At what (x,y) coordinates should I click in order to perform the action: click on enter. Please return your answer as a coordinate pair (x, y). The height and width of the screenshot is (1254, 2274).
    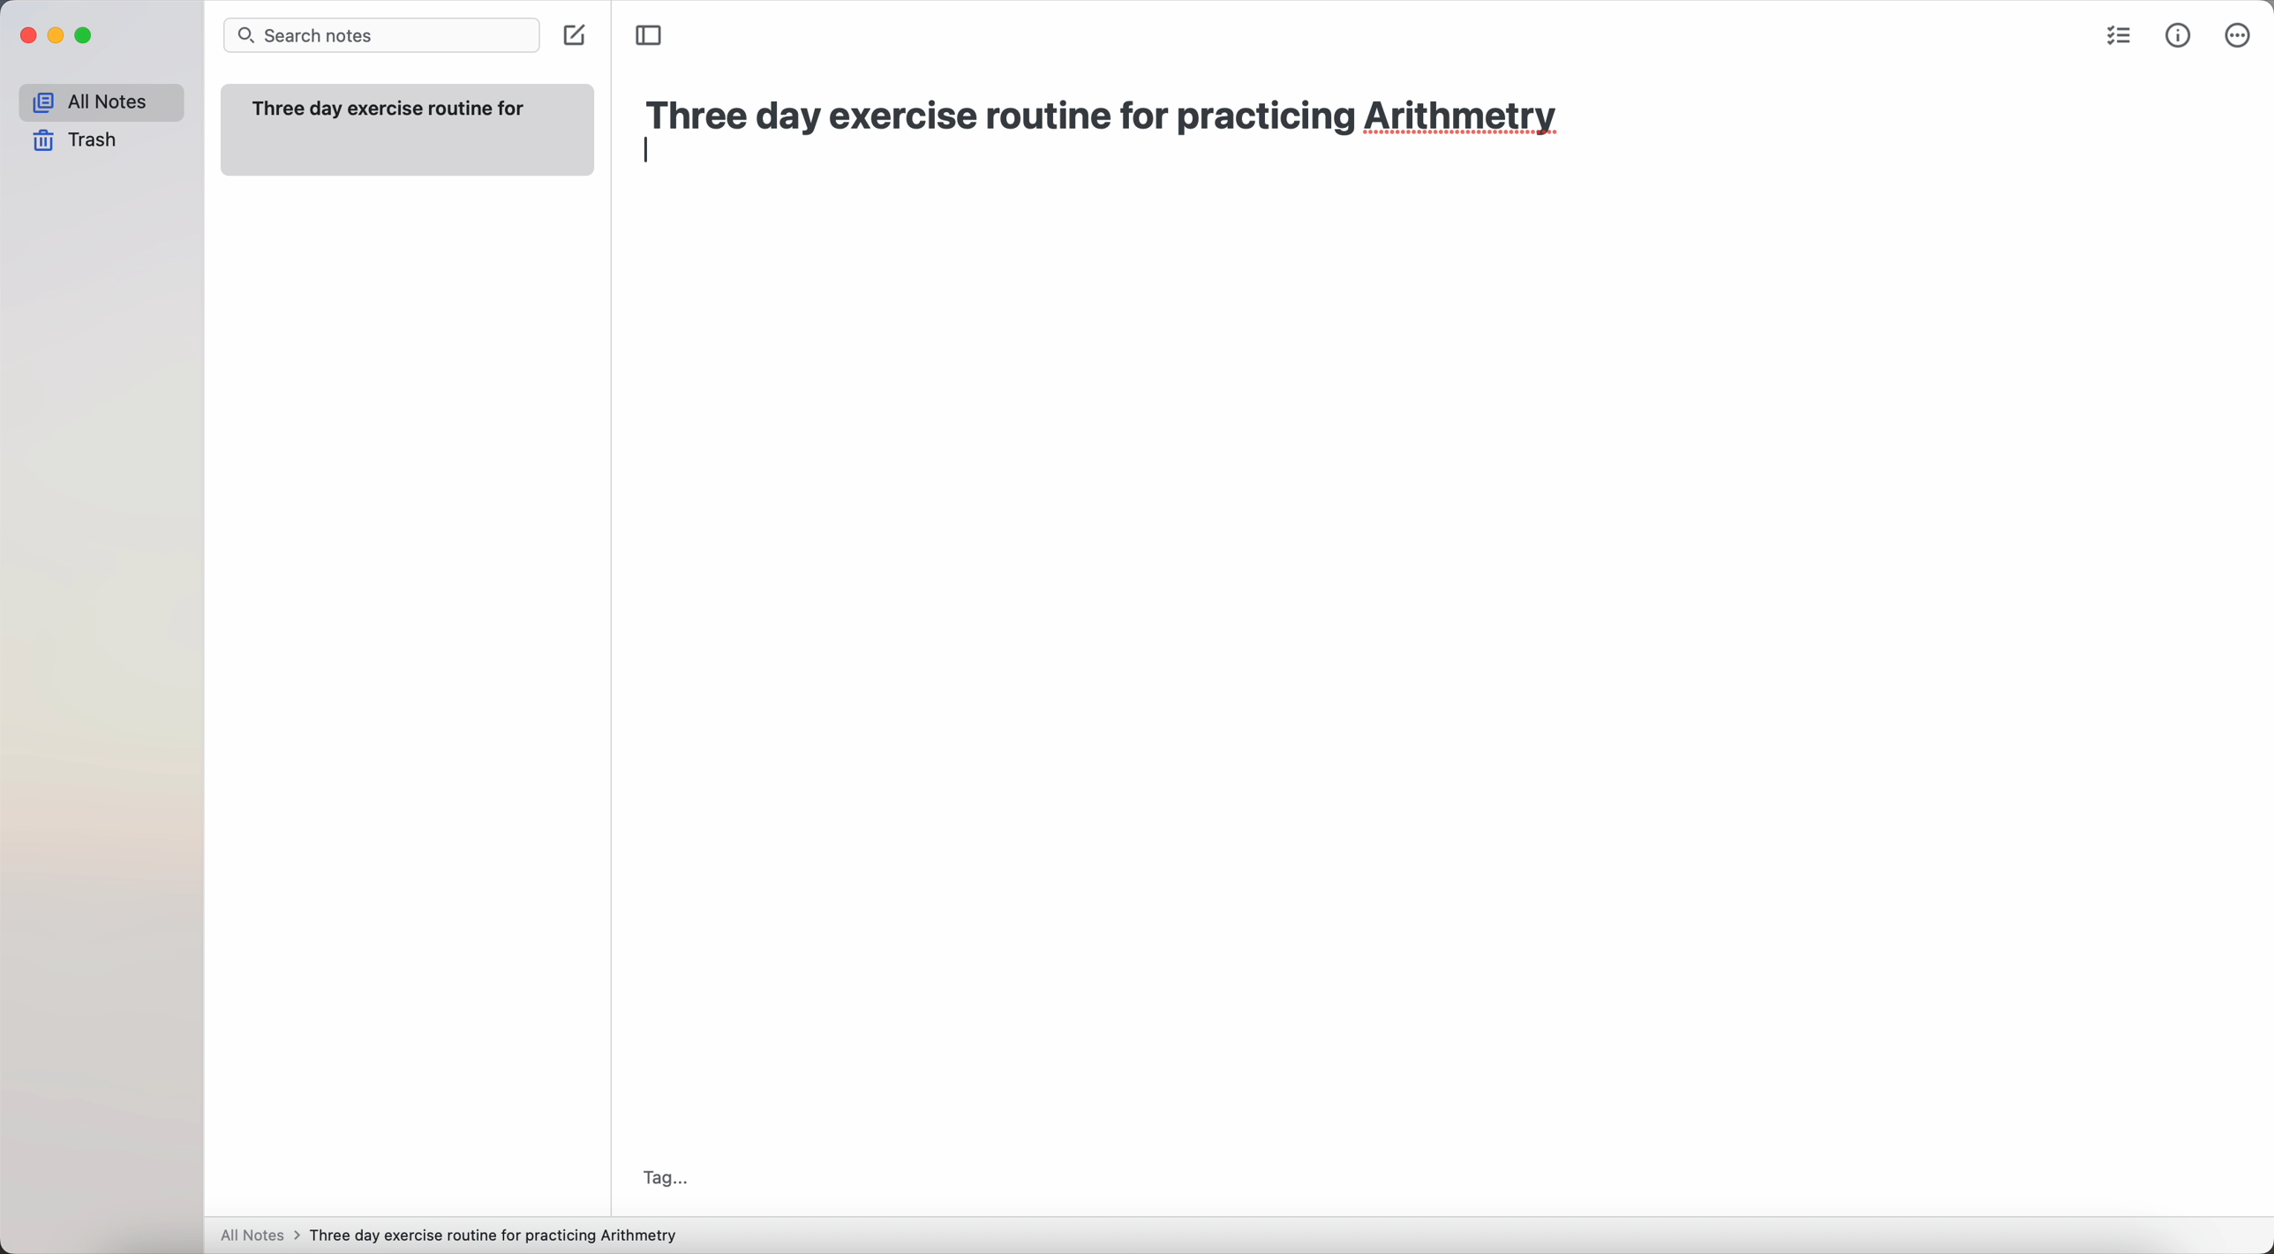
    Looking at the image, I should click on (645, 148).